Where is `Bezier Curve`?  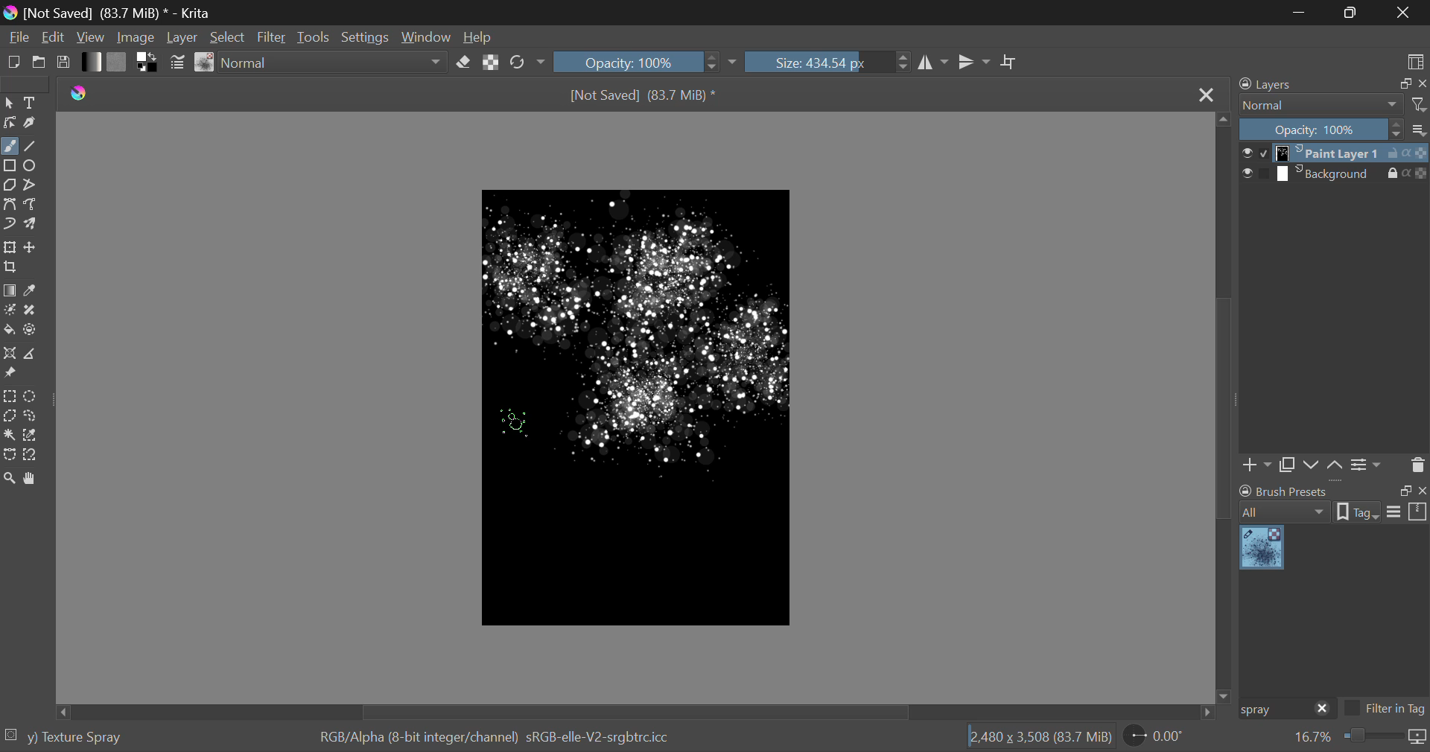 Bezier Curve is located at coordinates (9, 203).